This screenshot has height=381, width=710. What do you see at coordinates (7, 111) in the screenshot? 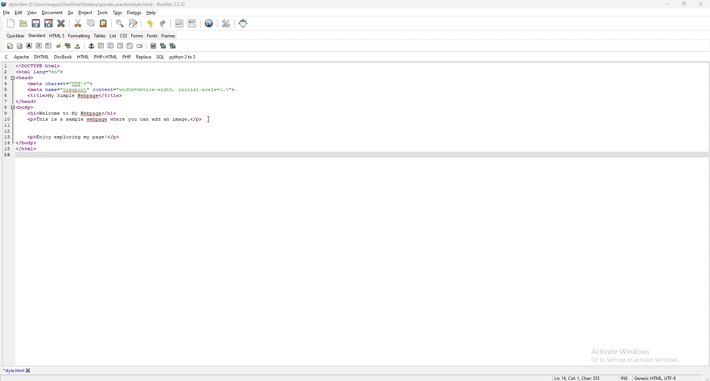
I see `1 2 3 4 5 6 7 8 9 10 11 12 13 14 15 16` at bounding box center [7, 111].